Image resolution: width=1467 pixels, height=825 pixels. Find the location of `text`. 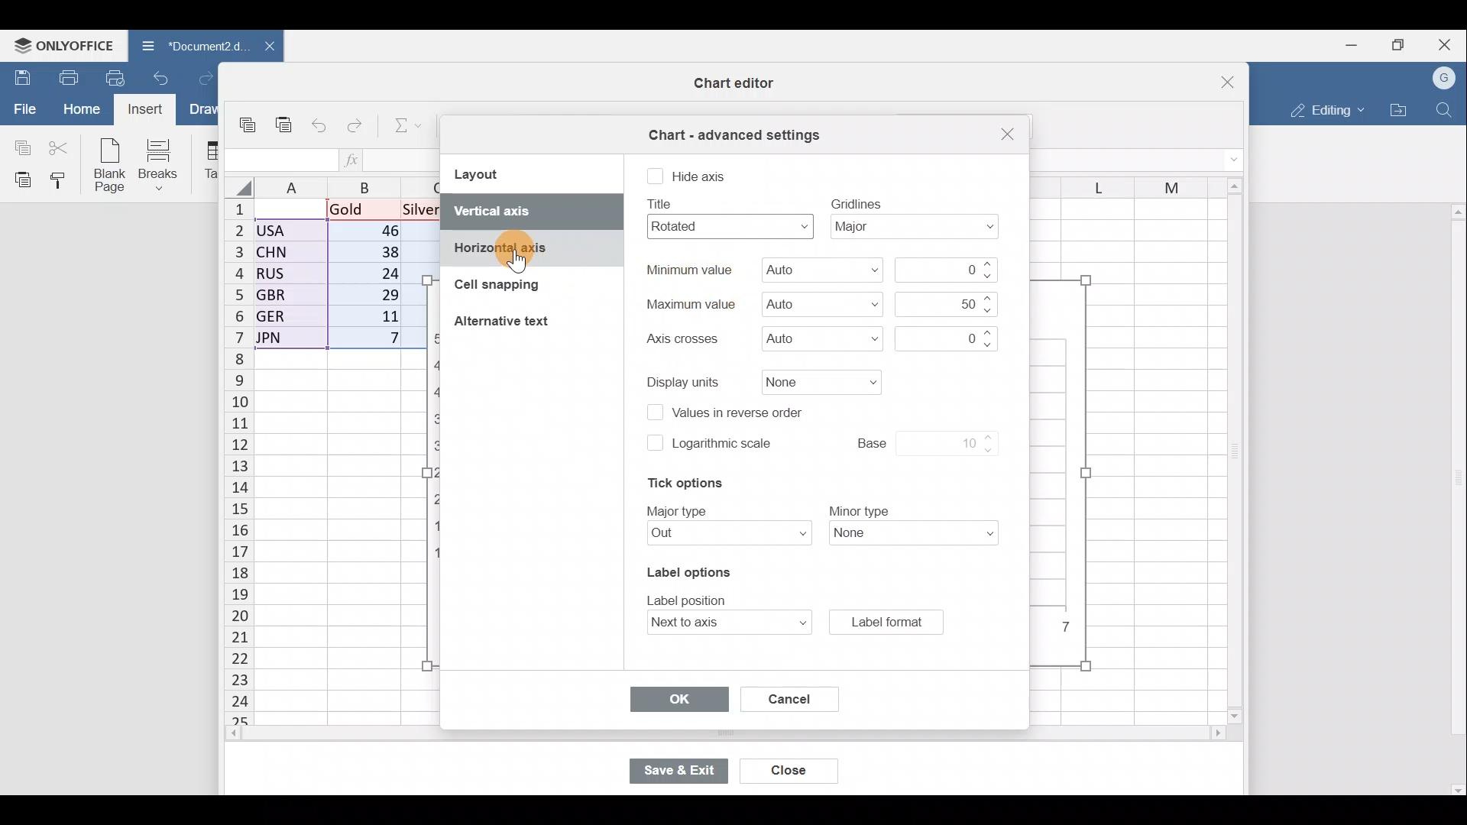

text is located at coordinates (857, 509).